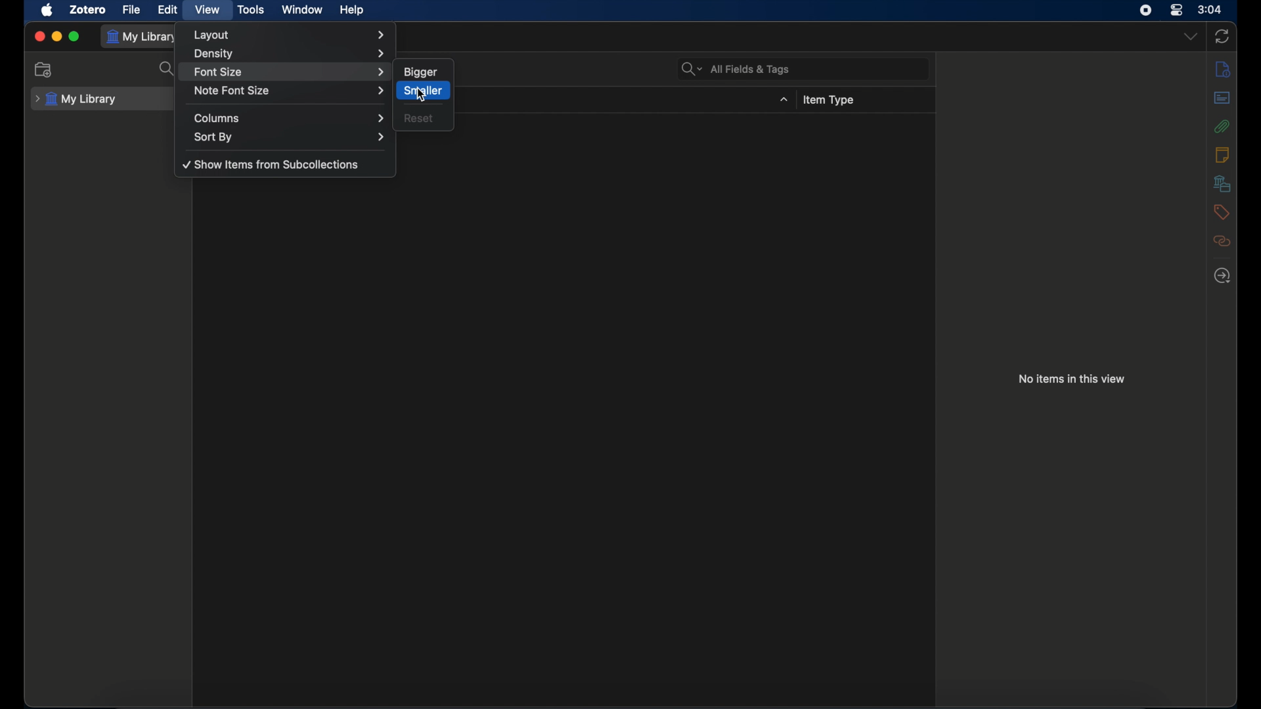 This screenshot has width=1261, height=709. What do you see at coordinates (1223, 276) in the screenshot?
I see `locate` at bounding box center [1223, 276].